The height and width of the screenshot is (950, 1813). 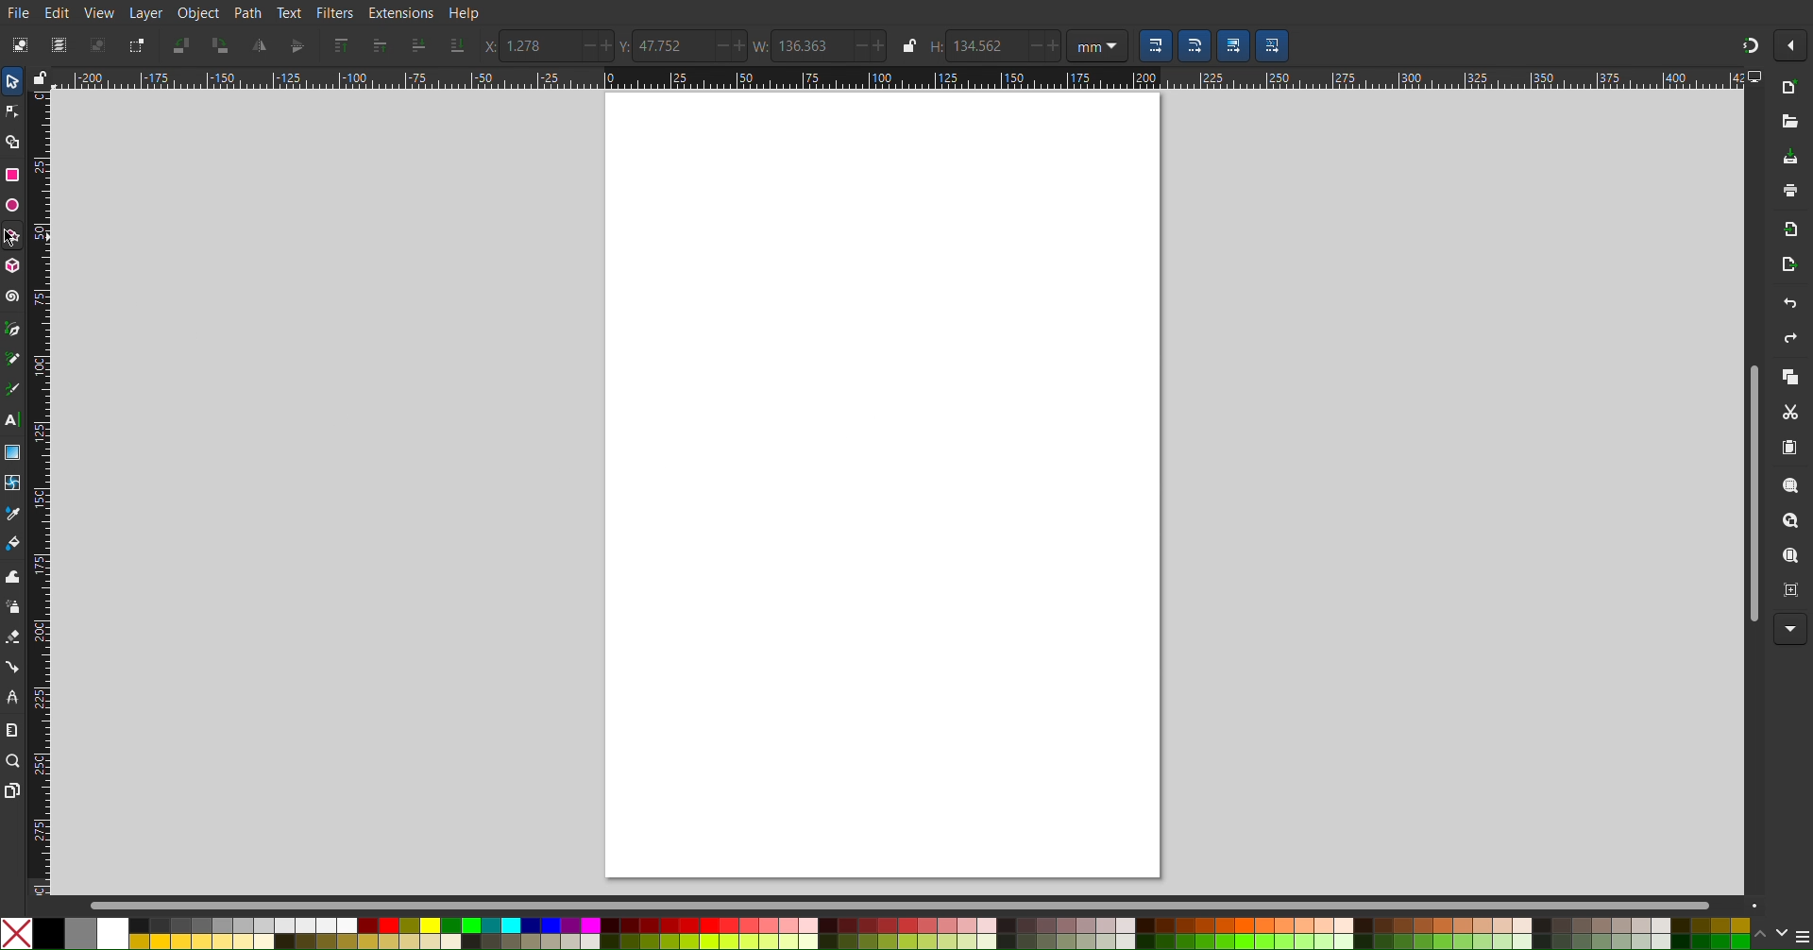 I want to click on Mirror Vertically, so click(x=262, y=48).